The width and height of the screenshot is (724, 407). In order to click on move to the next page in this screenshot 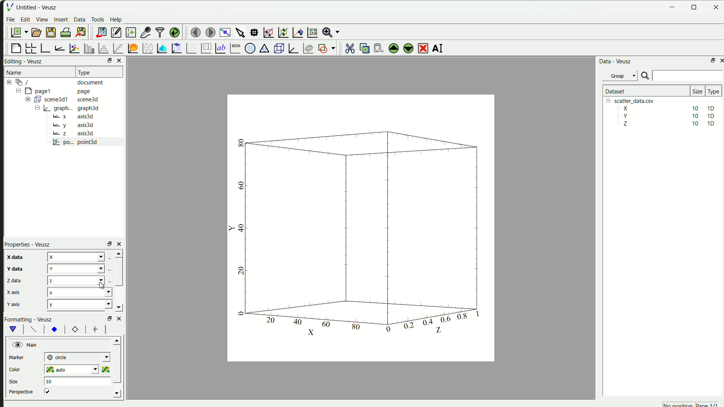, I will do `click(209, 32)`.